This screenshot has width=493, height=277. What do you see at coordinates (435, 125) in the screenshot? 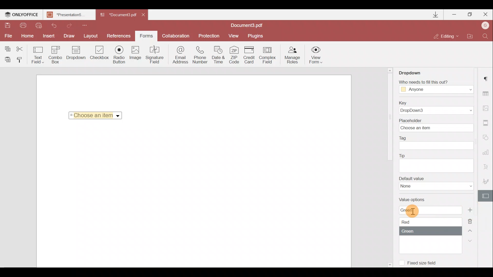
I see `Placeholder` at bounding box center [435, 125].